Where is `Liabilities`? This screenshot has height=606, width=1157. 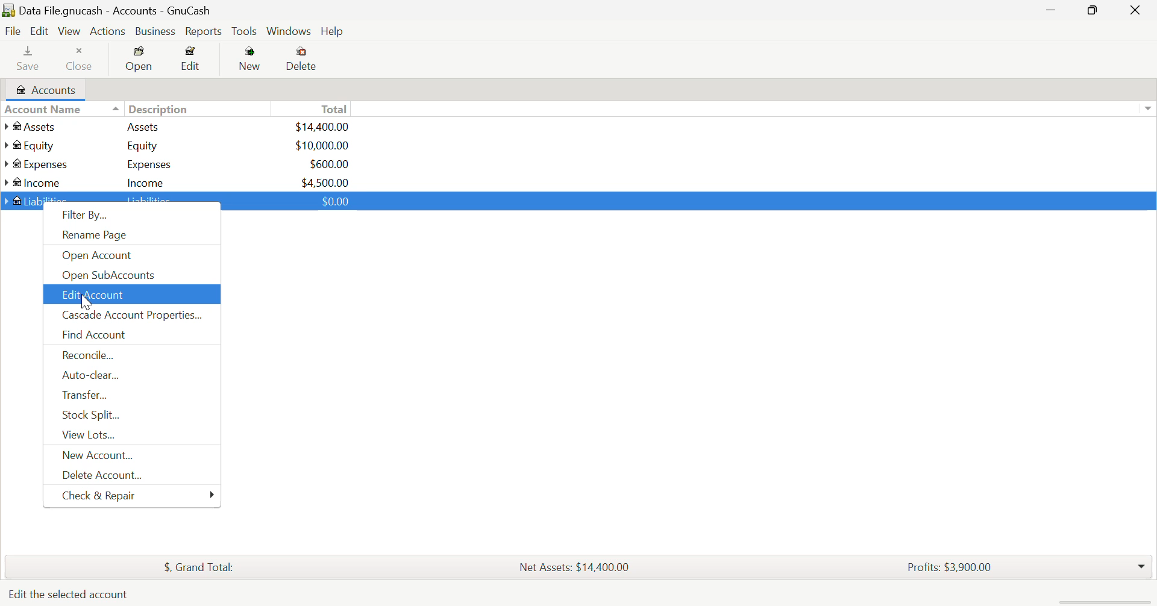
Liabilities is located at coordinates (151, 201).